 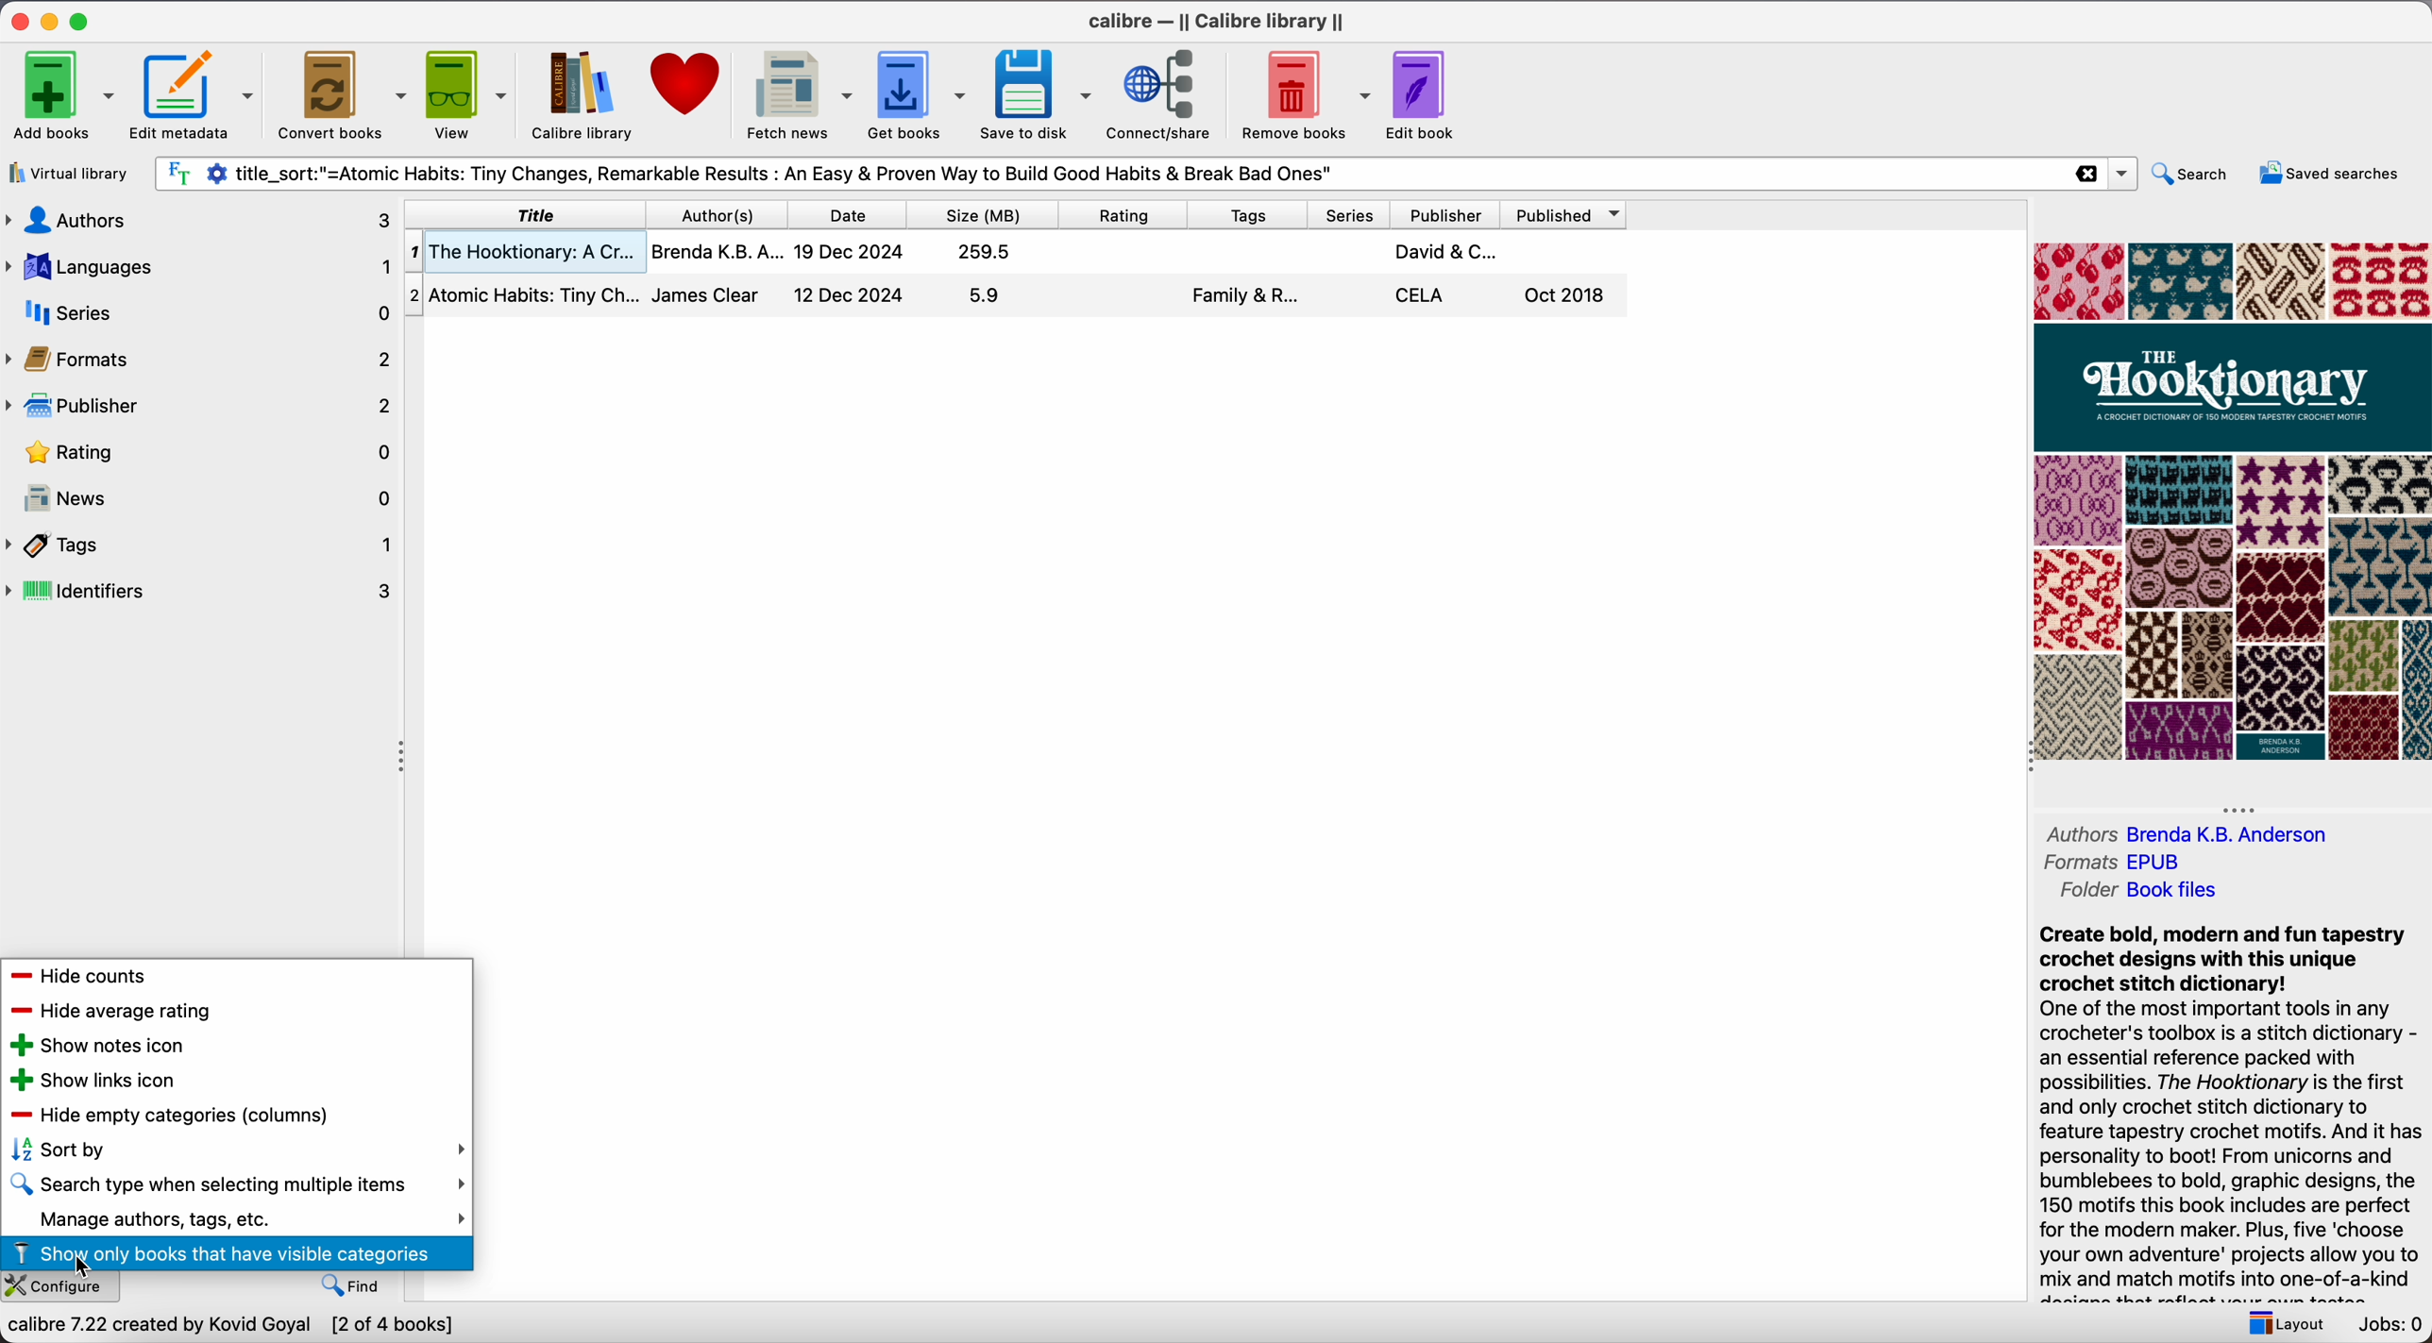 I want to click on manage authors, tags, etc, so click(x=234, y=1218).